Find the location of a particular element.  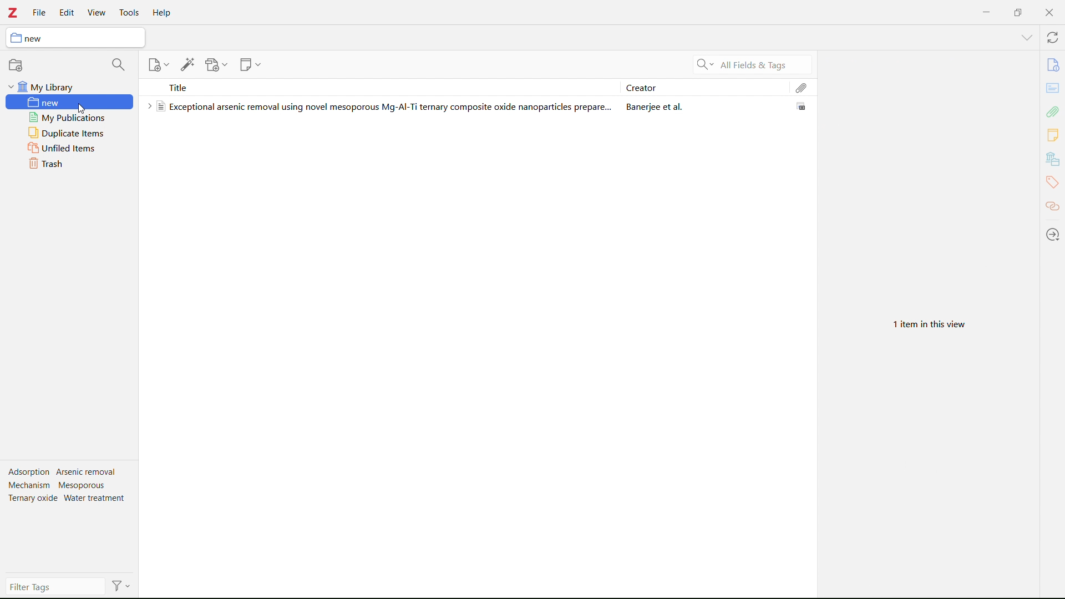

libraries and collections is located at coordinates (1053, 160).